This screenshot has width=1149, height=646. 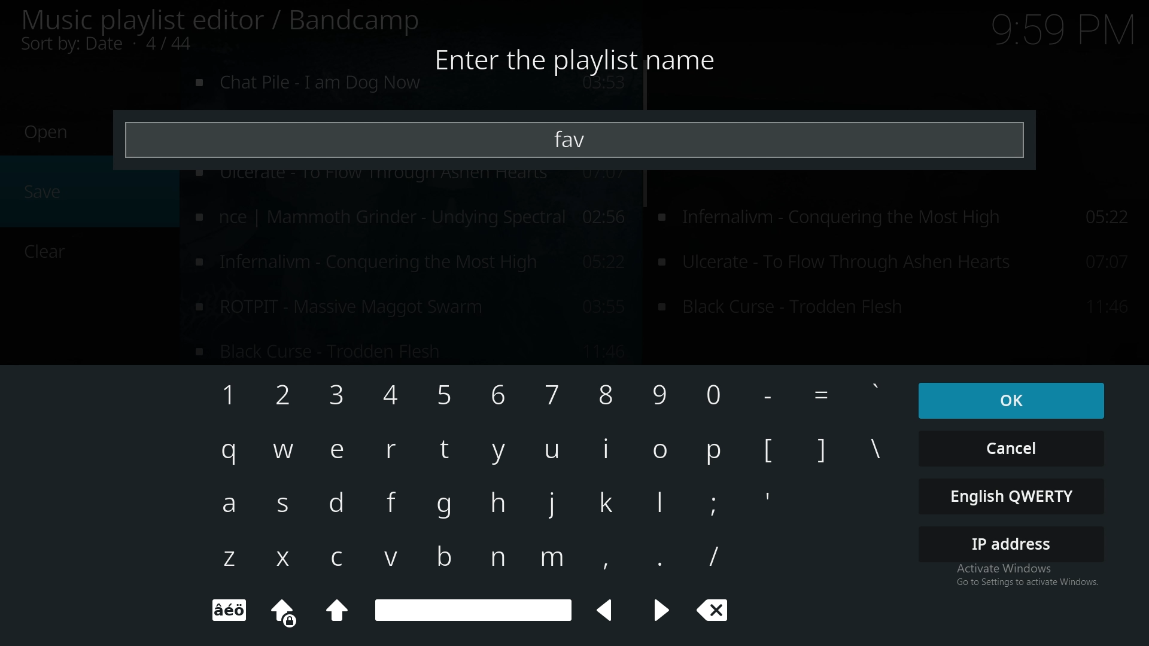 What do you see at coordinates (410, 216) in the screenshot?
I see `music` at bounding box center [410, 216].